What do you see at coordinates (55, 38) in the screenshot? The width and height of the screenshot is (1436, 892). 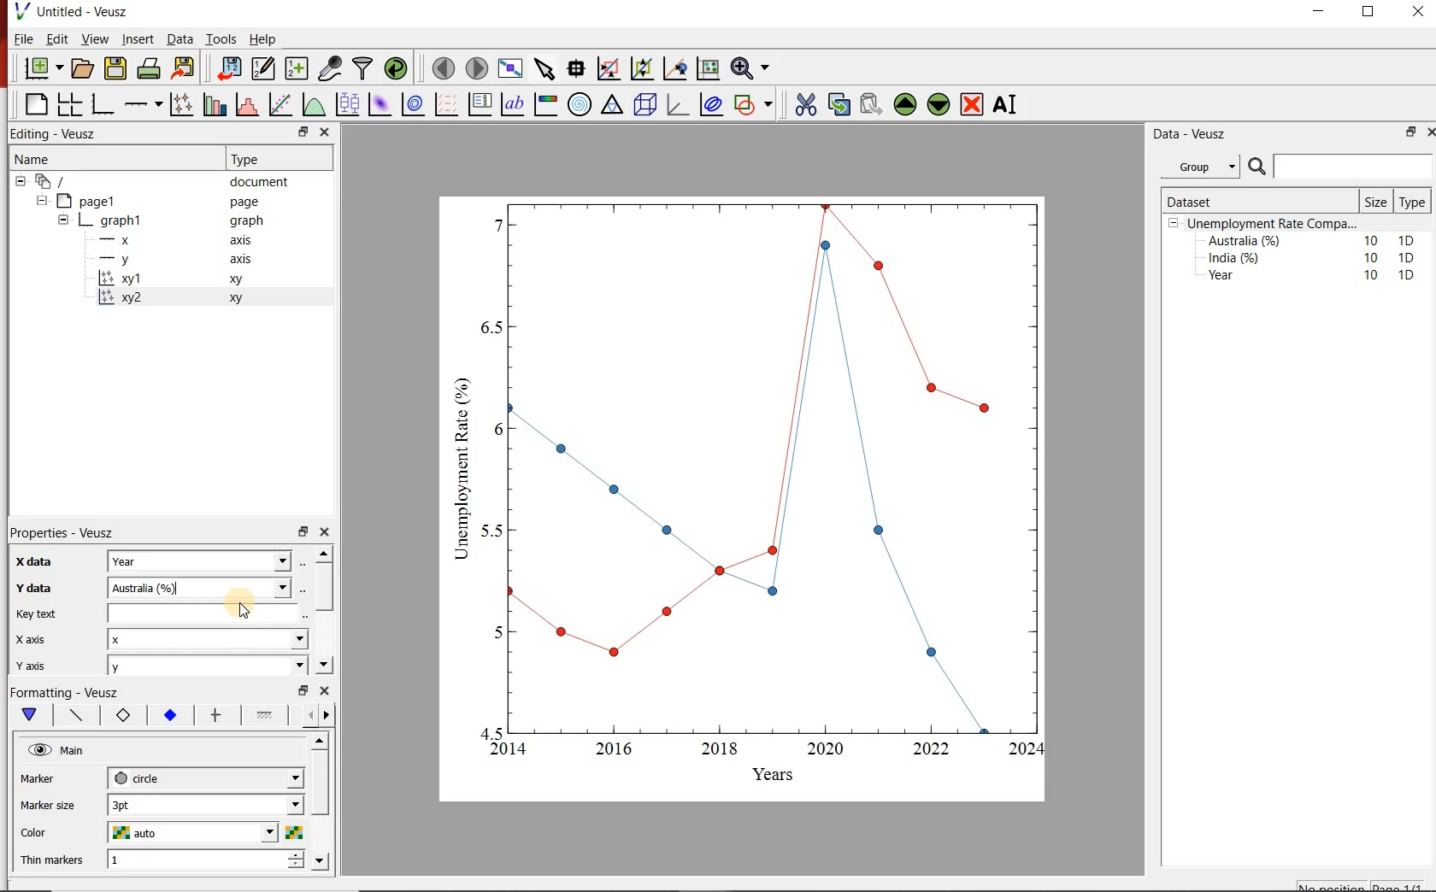 I see `Edit` at bounding box center [55, 38].